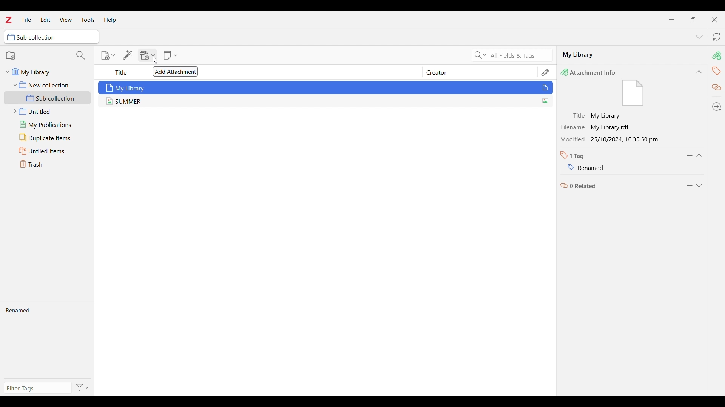 The width and height of the screenshot is (725, 407). I want to click on All Fields & Tags, so click(521, 55).